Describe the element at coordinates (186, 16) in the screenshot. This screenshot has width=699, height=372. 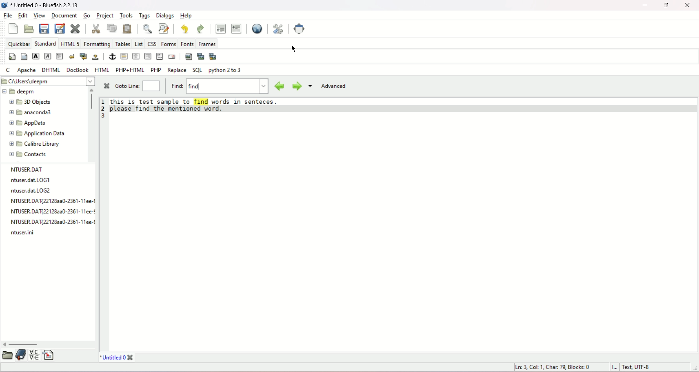
I see `help` at that location.